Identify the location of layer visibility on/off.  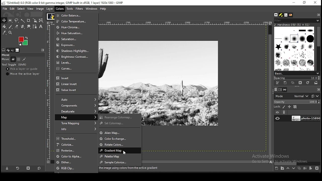
(277, 119).